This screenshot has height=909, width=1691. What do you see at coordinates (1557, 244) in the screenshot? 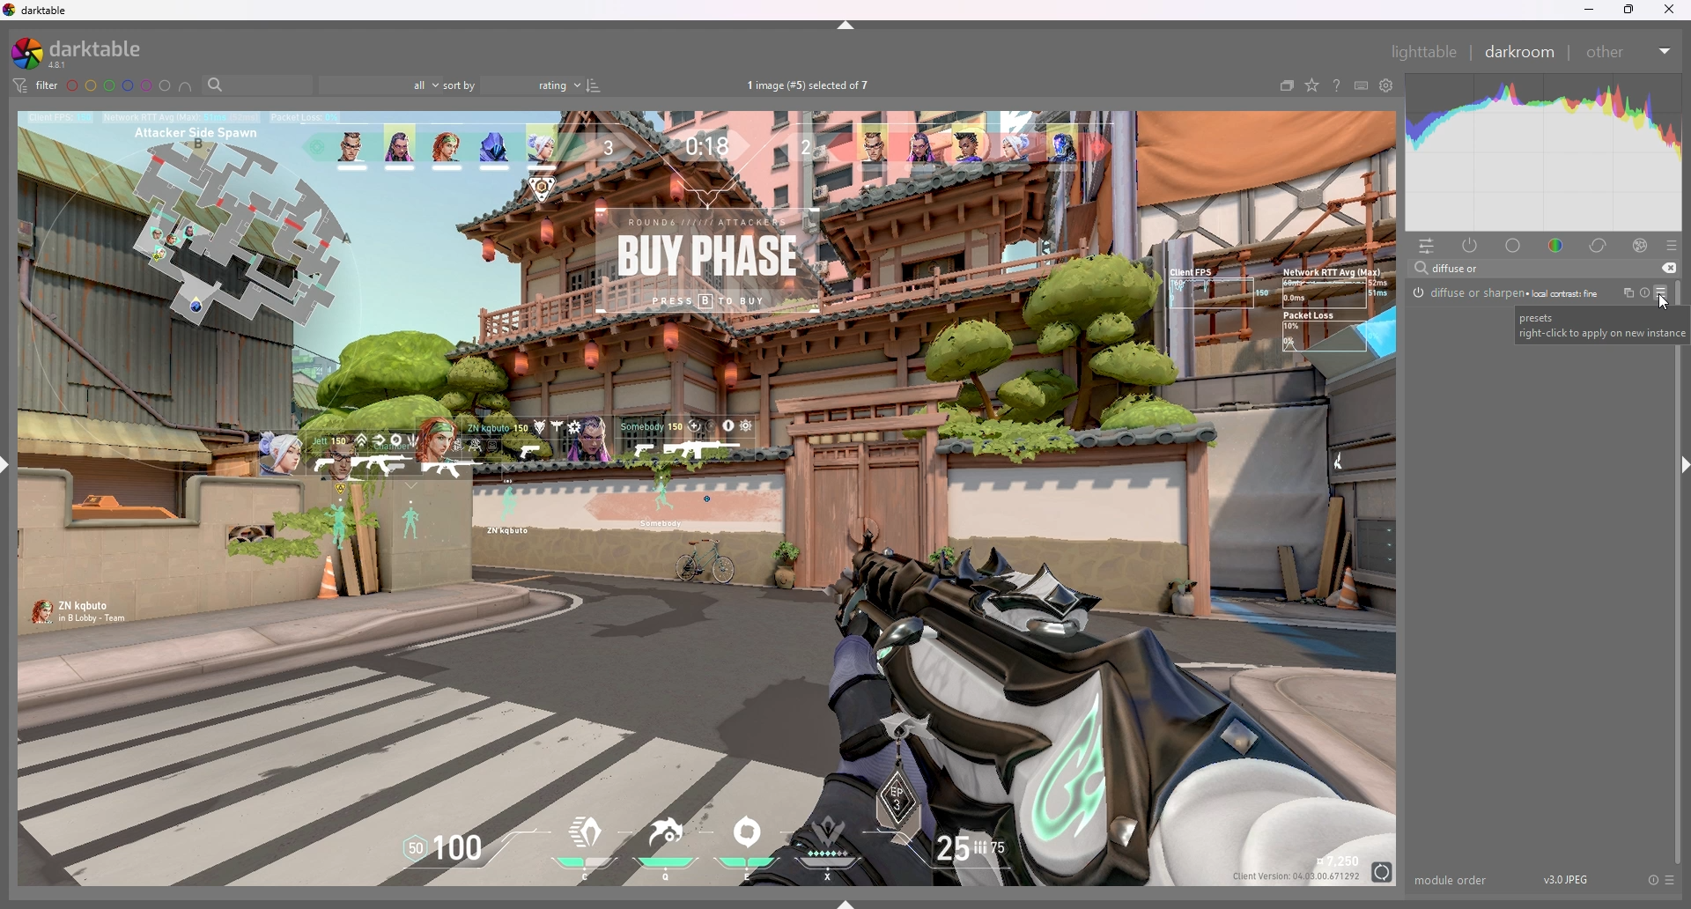
I see `color` at bounding box center [1557, 244].